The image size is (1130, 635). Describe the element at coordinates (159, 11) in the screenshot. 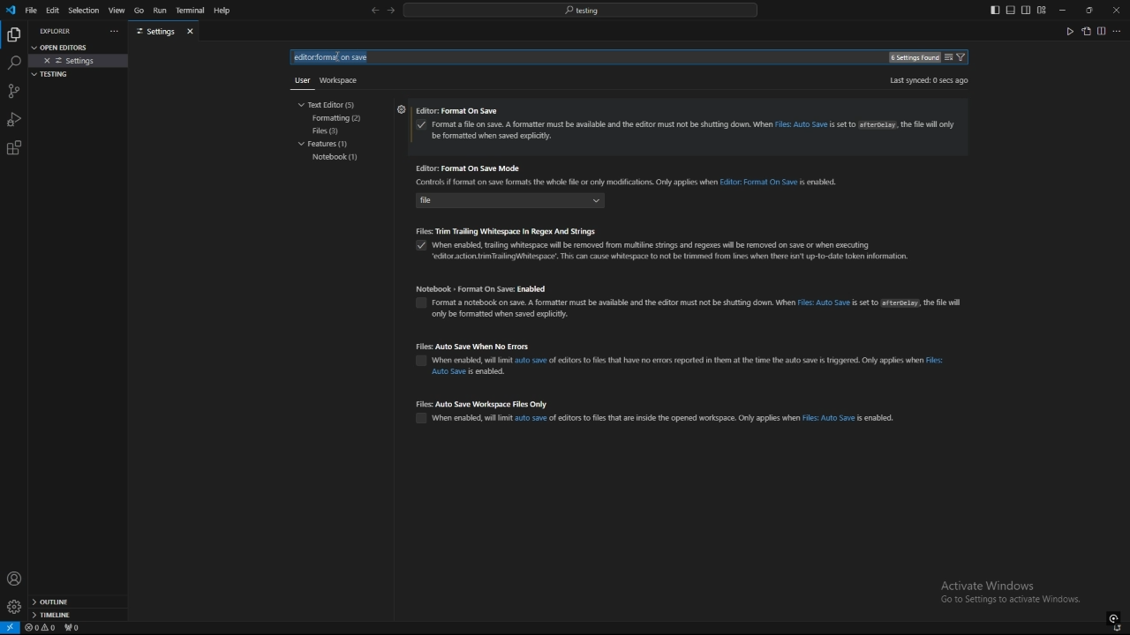

I see `run` at that location.